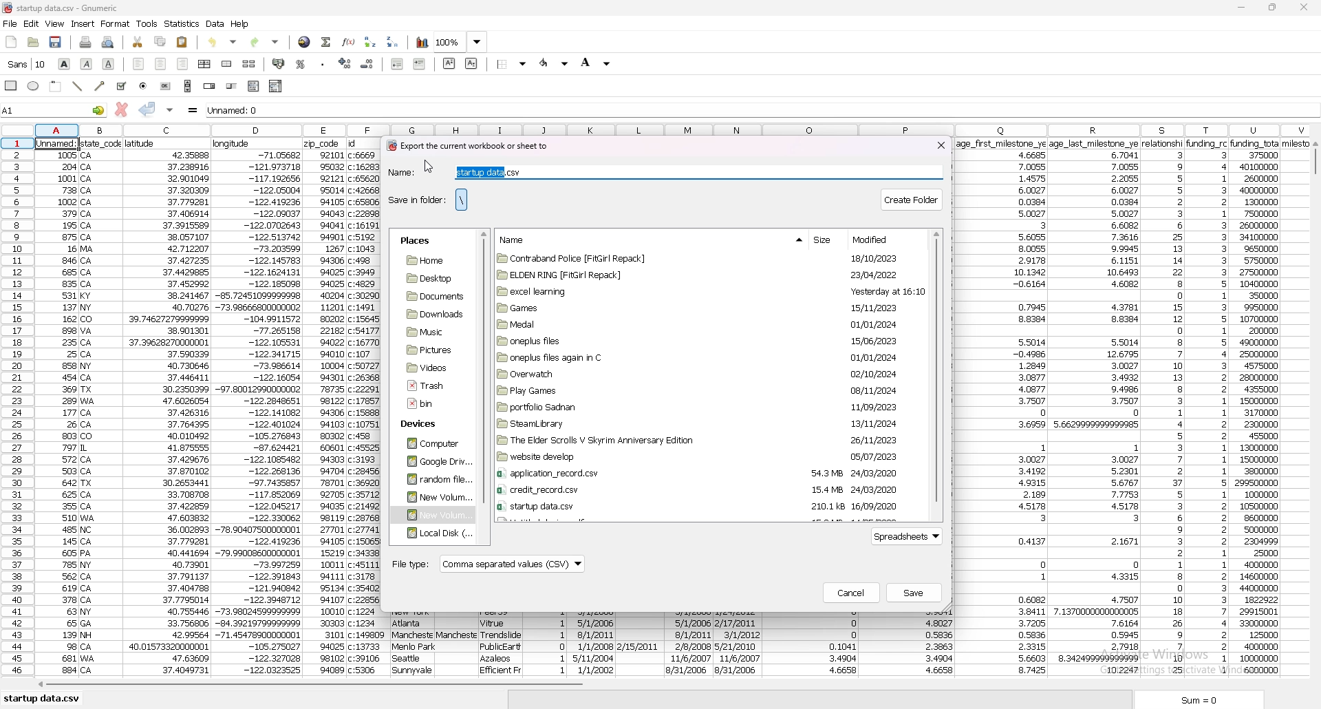  Describe the element at coordinates (433, 462) in the screenshot. I see `folder` at that location.